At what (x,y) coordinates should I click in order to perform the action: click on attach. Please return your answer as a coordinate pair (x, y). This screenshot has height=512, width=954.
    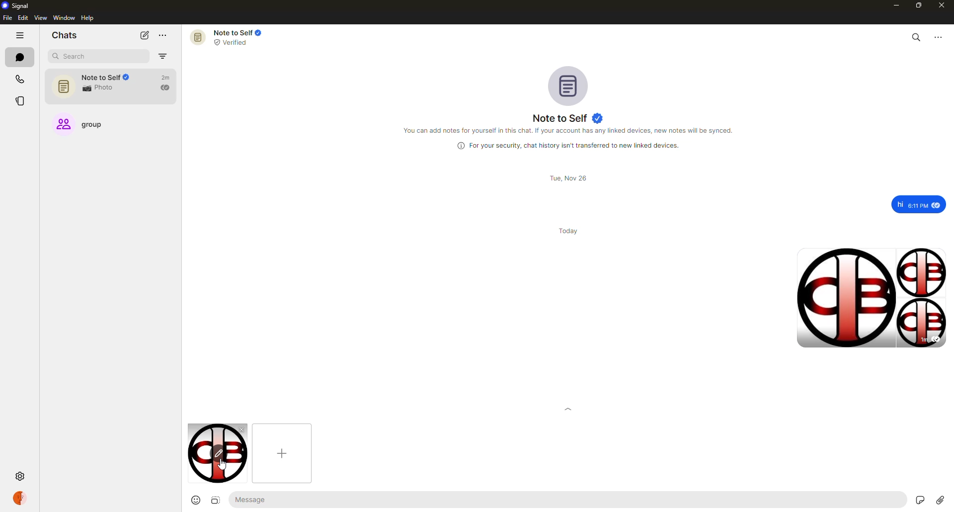
    Looking at the image, I should click on (941, 500).